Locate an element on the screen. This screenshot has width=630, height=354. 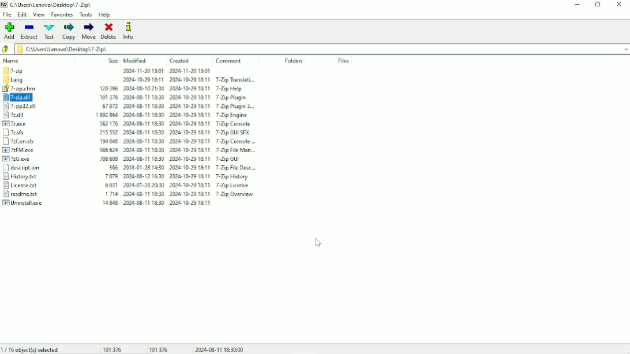
7-zip.dll is located at coordinates (29, 98).